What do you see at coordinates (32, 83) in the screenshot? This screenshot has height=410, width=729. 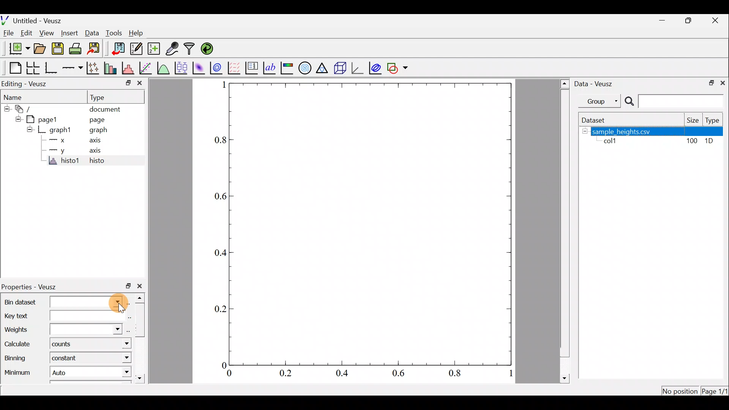 I see `Editing - Veusz` at bounding box center [32, 83].